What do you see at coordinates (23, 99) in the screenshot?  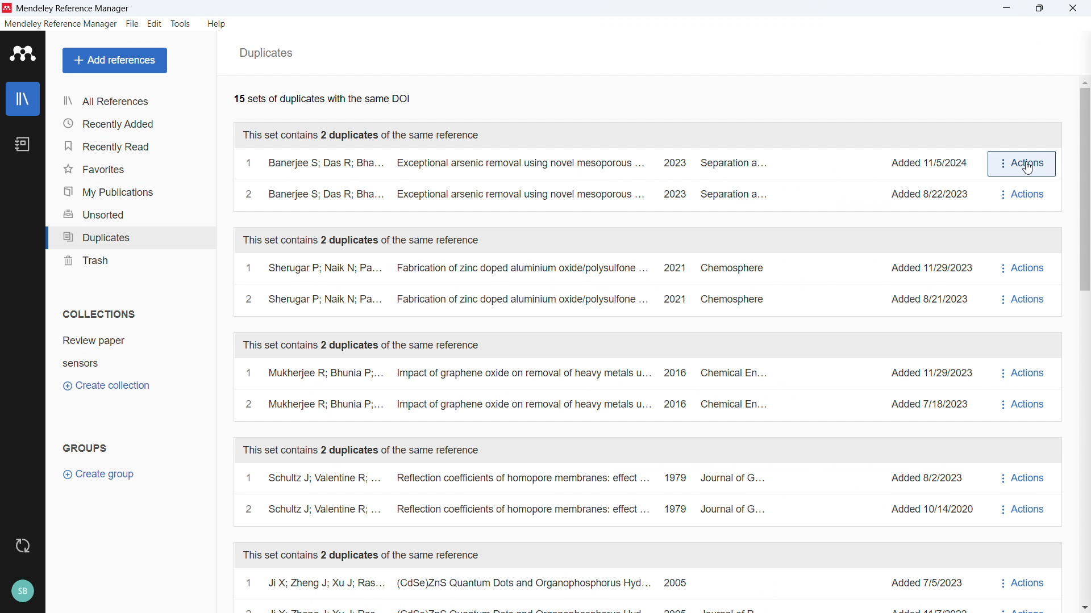 I see `Library ` at bounding box center [23, 99].